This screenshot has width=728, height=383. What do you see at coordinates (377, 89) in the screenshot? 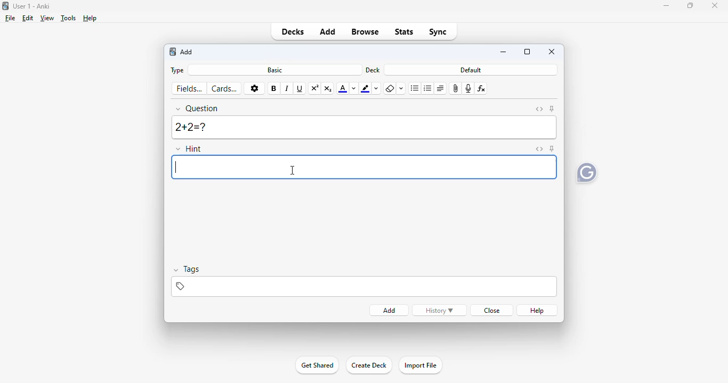
I see `change color` at bounding box center [377, 89].